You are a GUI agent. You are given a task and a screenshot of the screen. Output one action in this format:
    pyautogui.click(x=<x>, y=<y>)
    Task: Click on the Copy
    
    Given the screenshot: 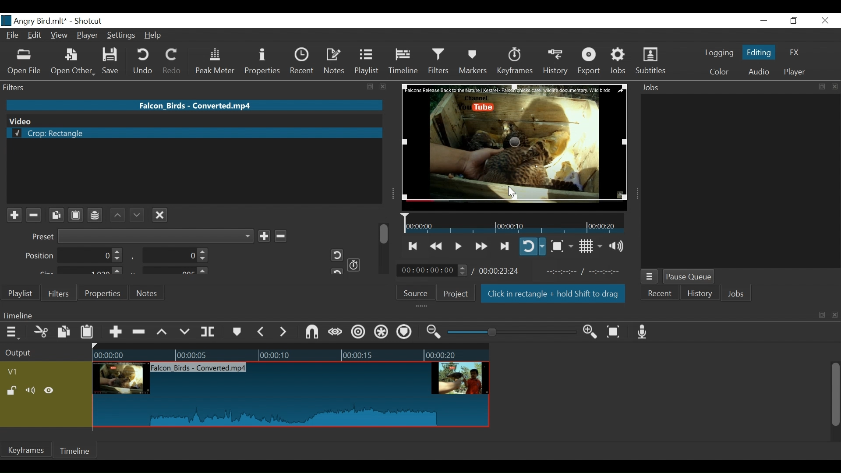 What is the action you would take?
    pyautogui.click(x=65, y=333)
    